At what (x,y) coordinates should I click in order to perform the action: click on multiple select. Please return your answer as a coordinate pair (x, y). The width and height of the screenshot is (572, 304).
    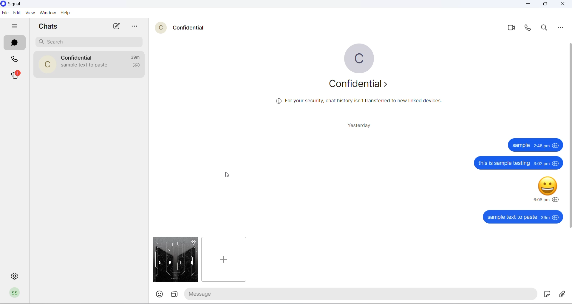
    Looking at the image, I should click on (175, 296).